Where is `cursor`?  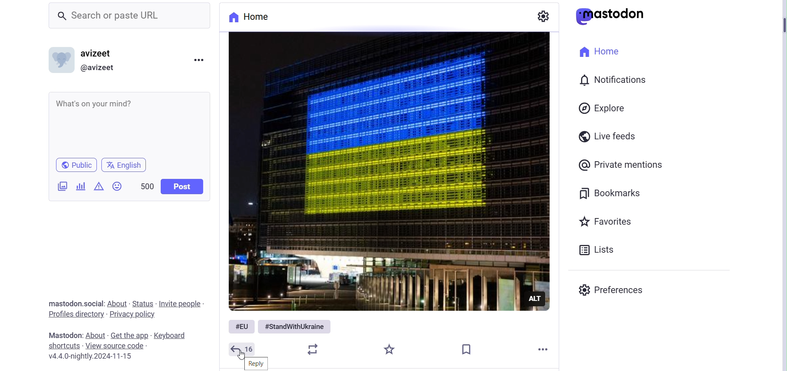
cursor is located at coordinates (241, 355).